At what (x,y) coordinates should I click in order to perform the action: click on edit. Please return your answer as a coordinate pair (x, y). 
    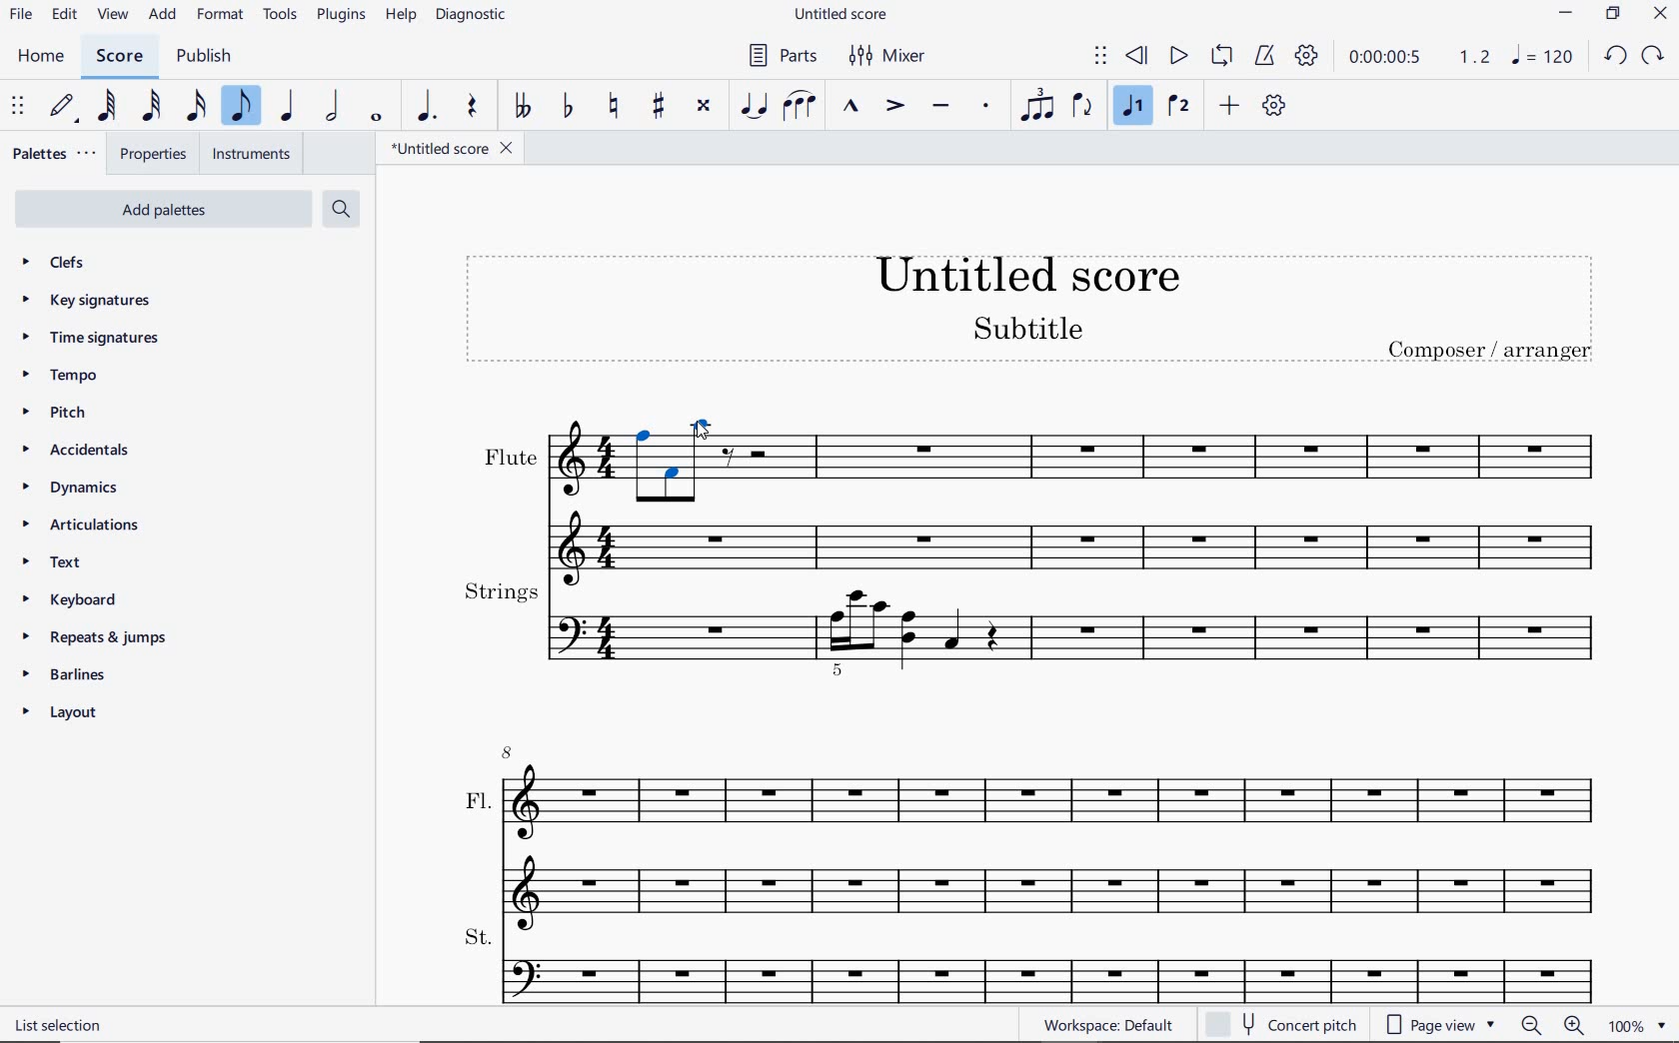
    Looking at the image, I should click on (64, 14).